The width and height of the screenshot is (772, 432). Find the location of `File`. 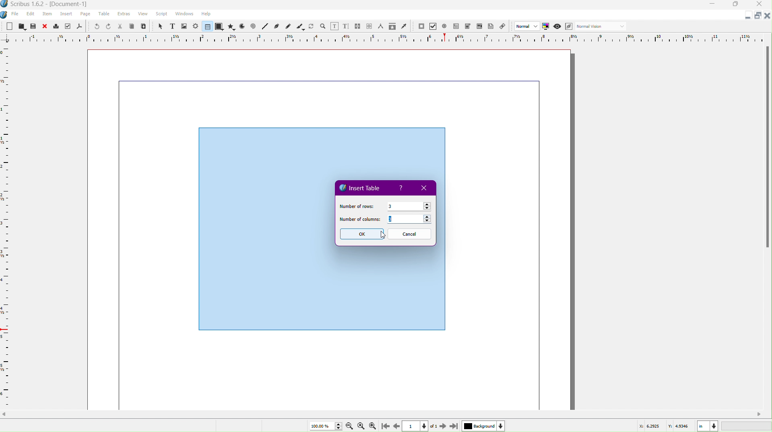

File is located at coordinates (14, 14).